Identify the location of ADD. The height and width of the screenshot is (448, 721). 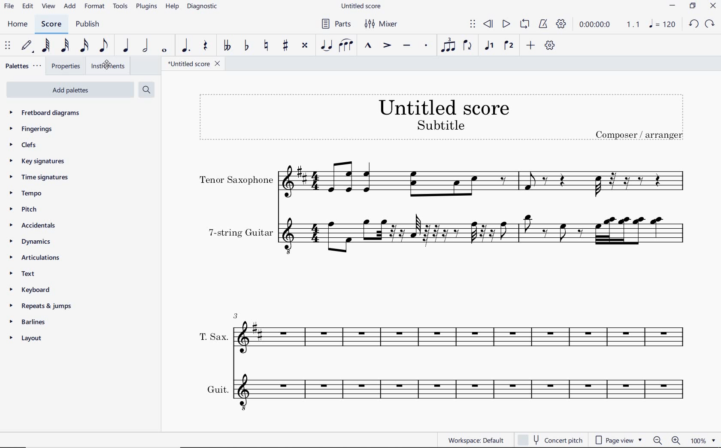
(531, 46).